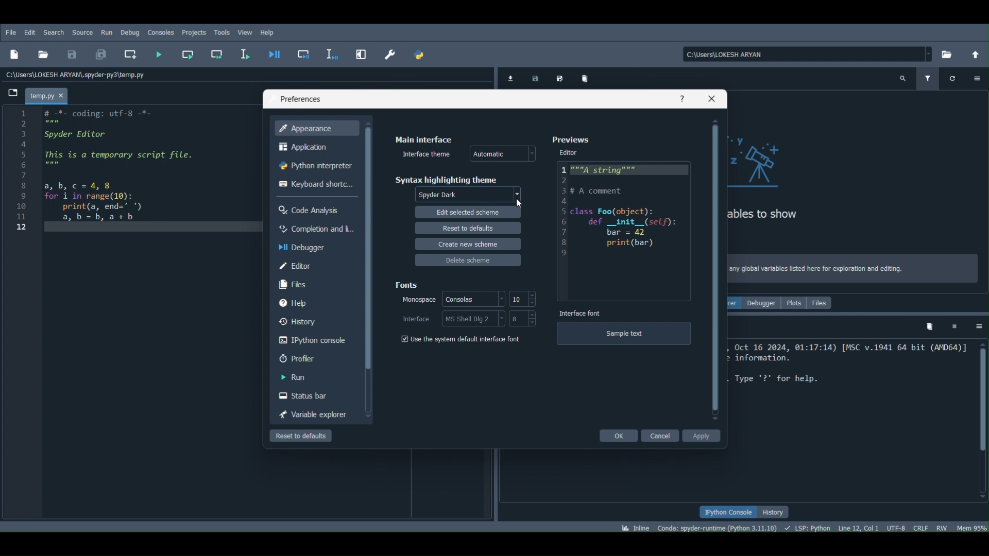  What do you see at coordinates (626, 227) in the screenshot?
I see `Code ` at bounding box center [626, 227].